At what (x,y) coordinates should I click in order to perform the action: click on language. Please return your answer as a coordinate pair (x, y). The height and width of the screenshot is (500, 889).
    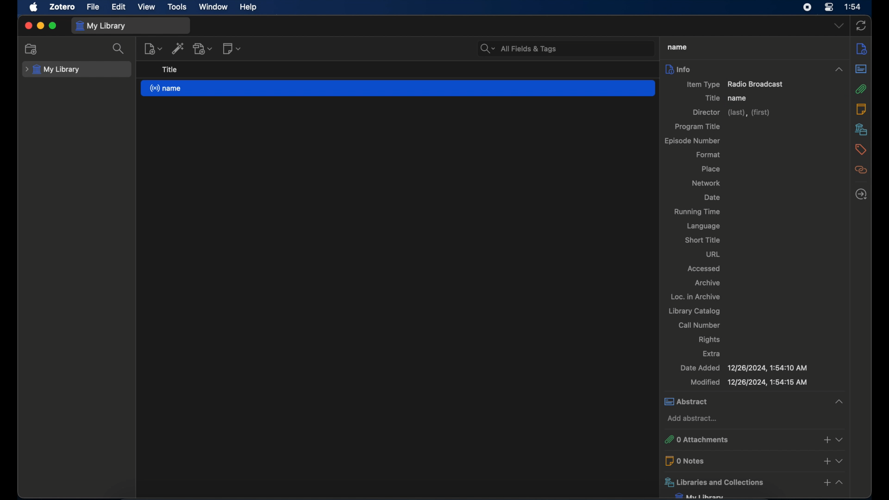
    Looking at the image, I should click on (703, 226).